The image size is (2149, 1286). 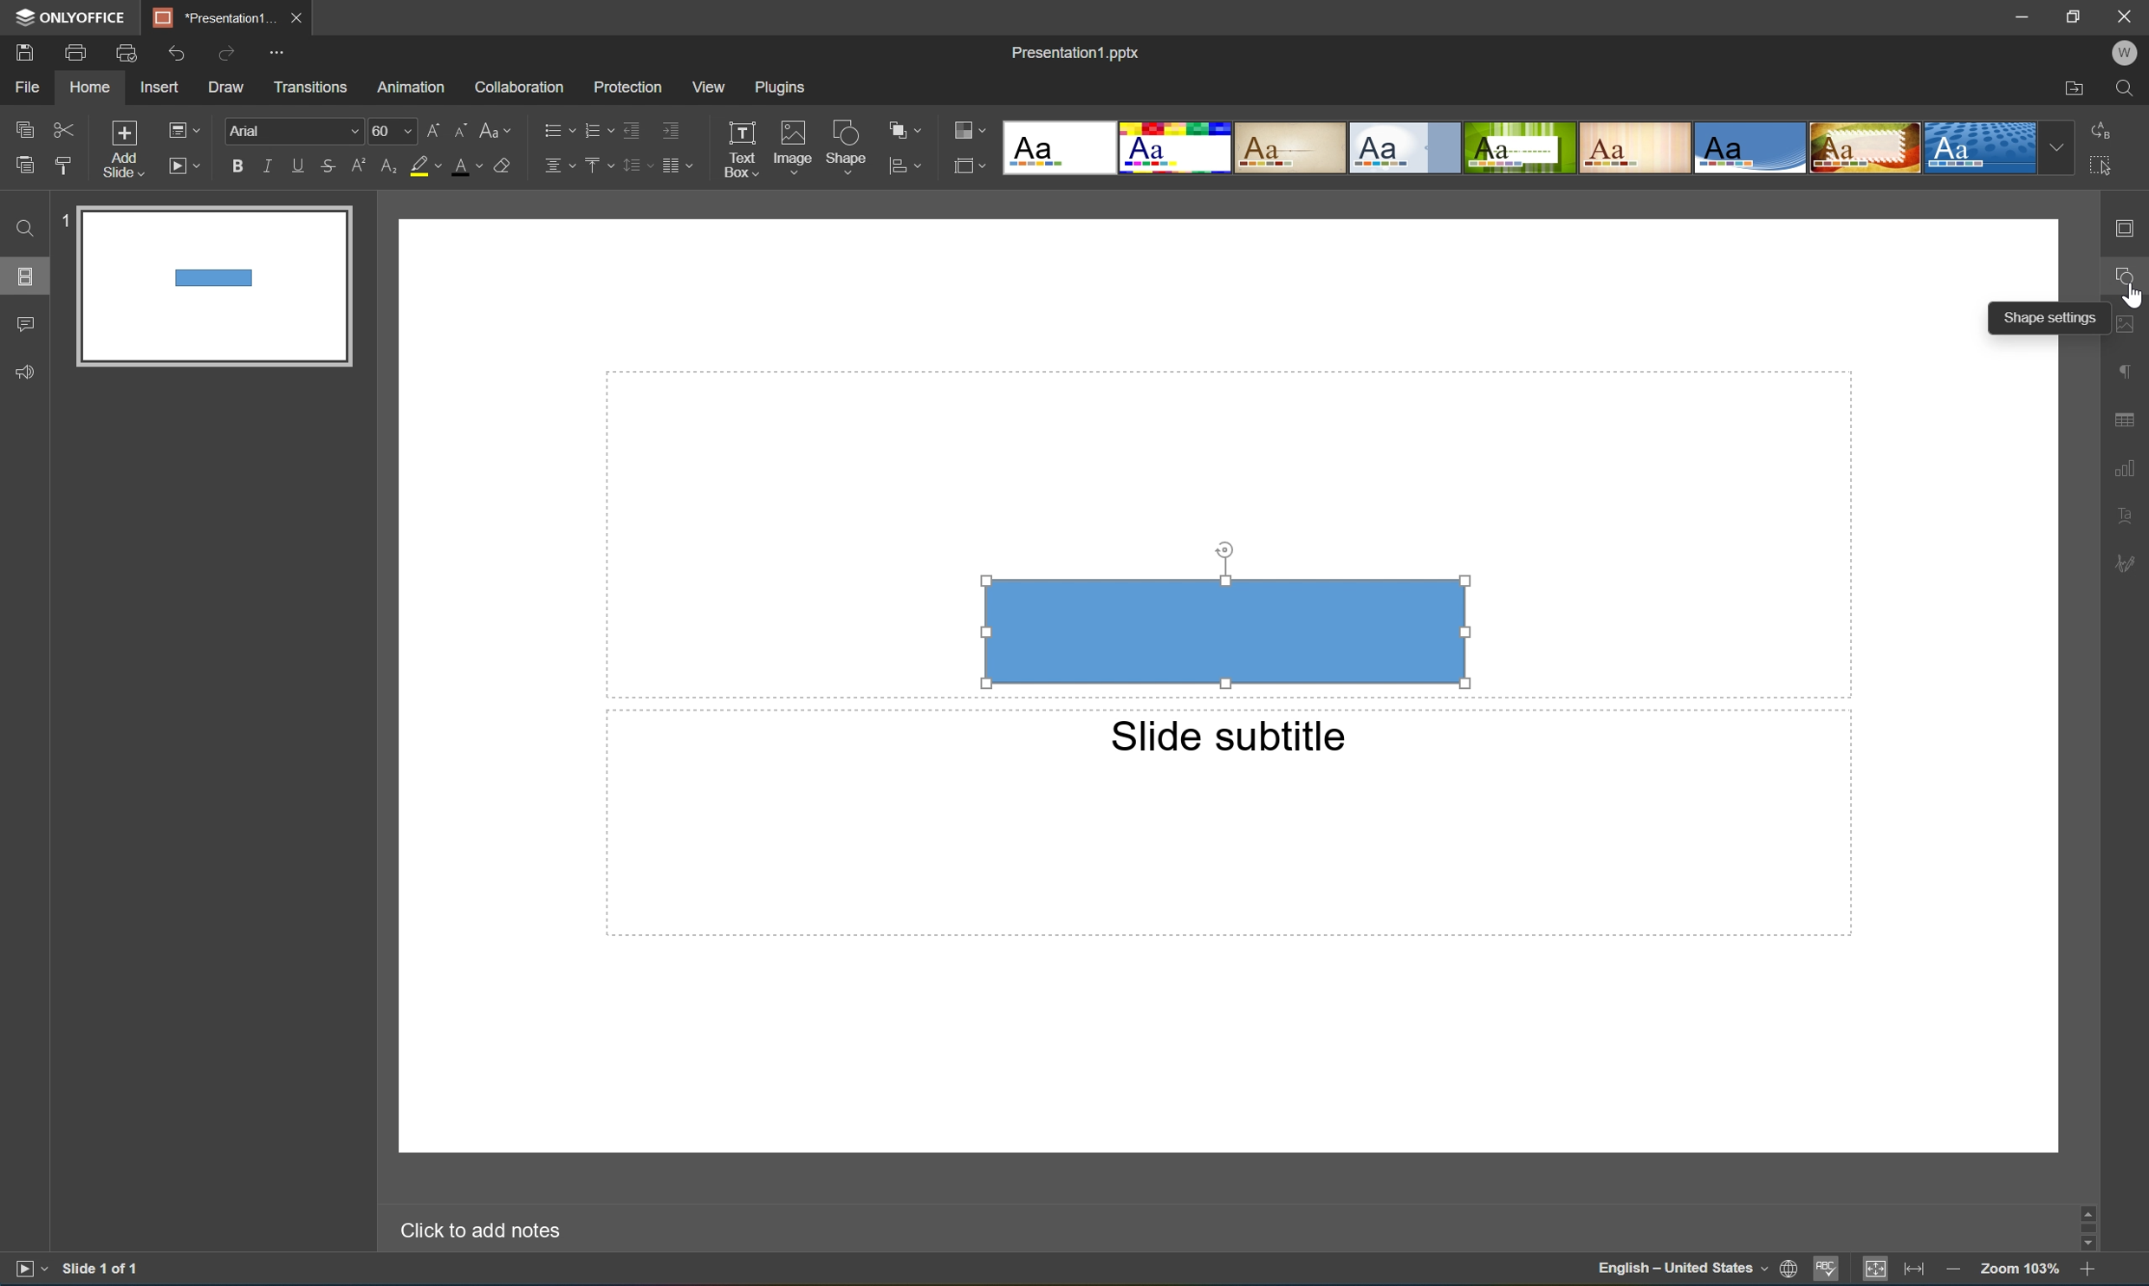 What do you see at coordinates (297, 16) in the screenshot?
I see `Close` at bounding box center [297, 16].